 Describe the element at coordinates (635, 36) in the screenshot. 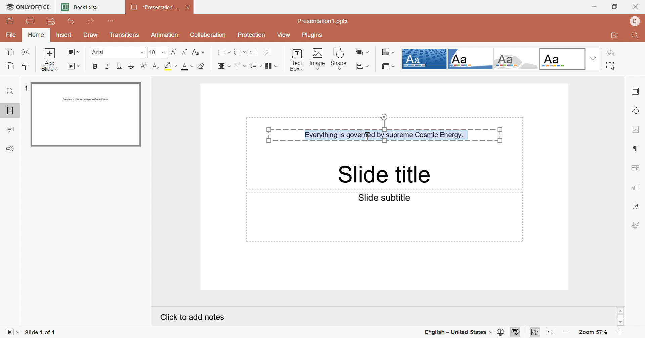

I see `Find` at that location.